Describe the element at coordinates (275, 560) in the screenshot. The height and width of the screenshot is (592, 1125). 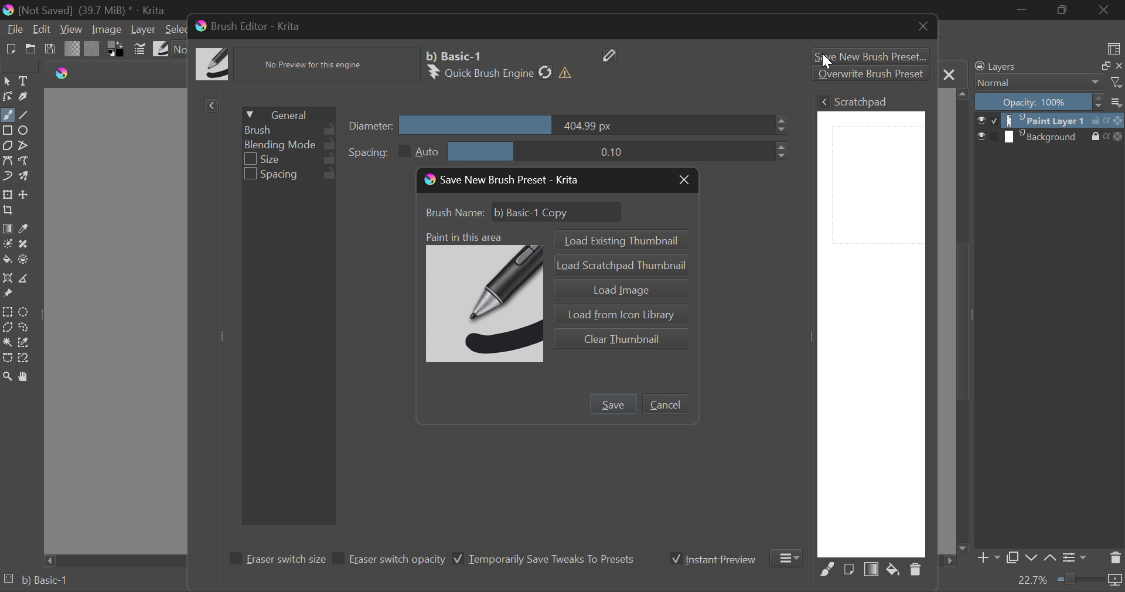
I see `Eraser switch size` at that location.